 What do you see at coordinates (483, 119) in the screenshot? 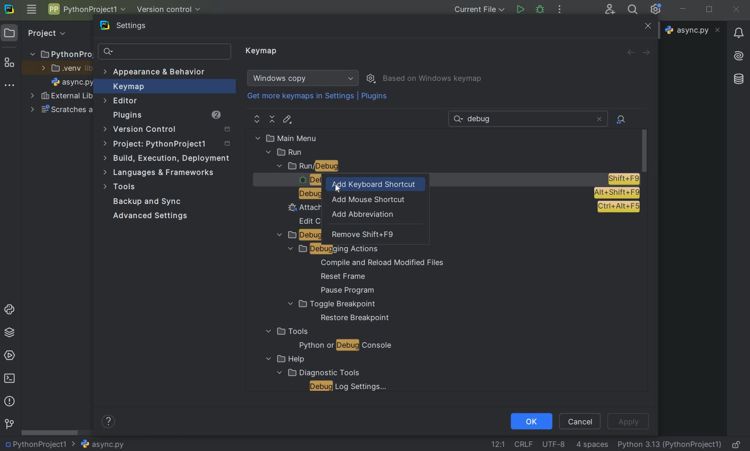
I see `text` at bounding box center [483, 119].